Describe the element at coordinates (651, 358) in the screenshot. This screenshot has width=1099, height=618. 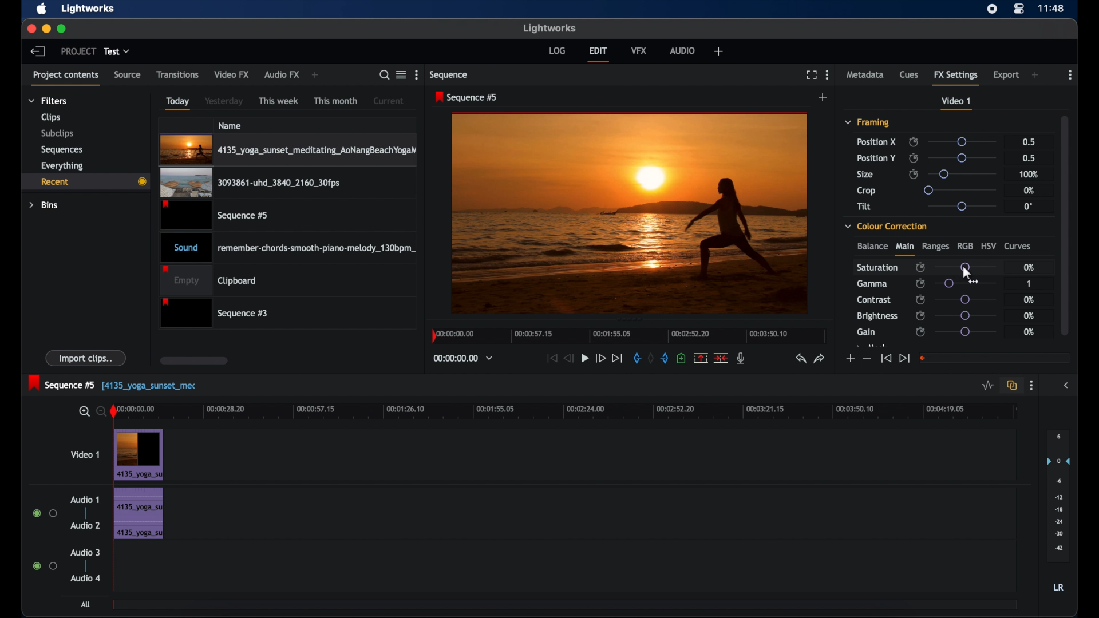
I see `clear marks` at that location.